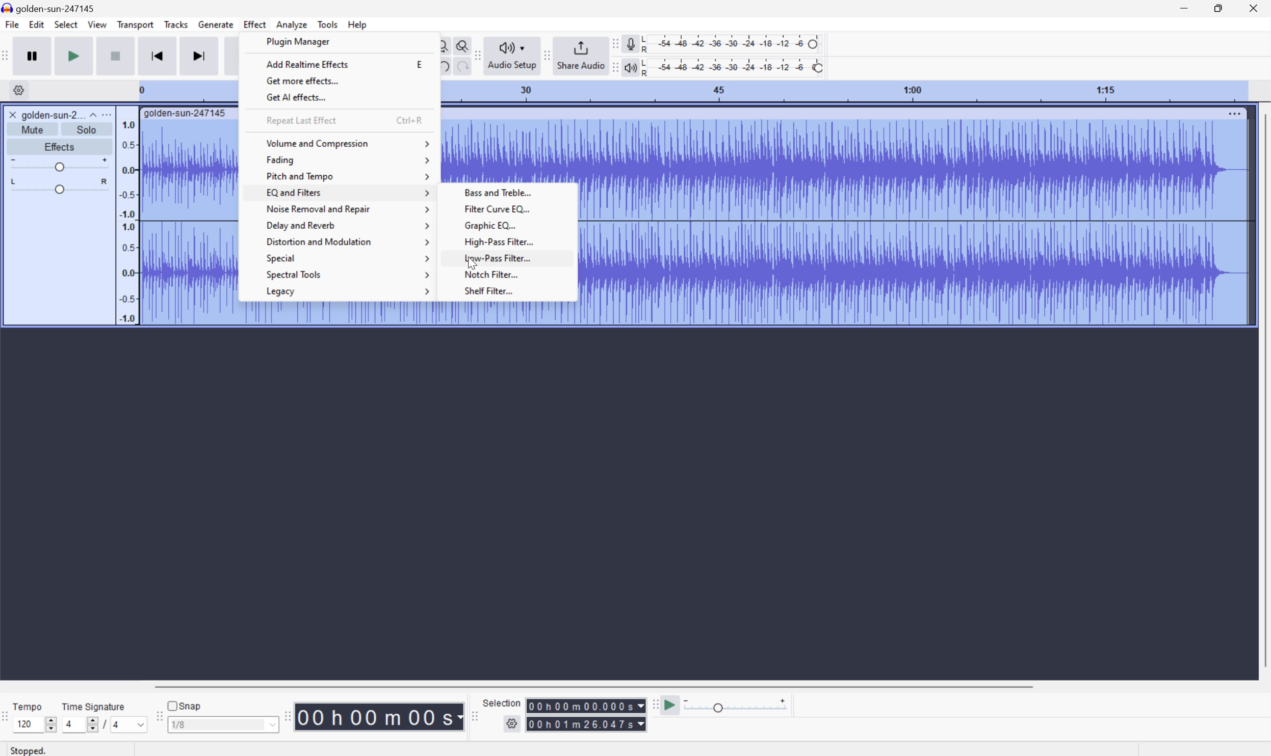  I want to click on Edit, so click(37, 24).